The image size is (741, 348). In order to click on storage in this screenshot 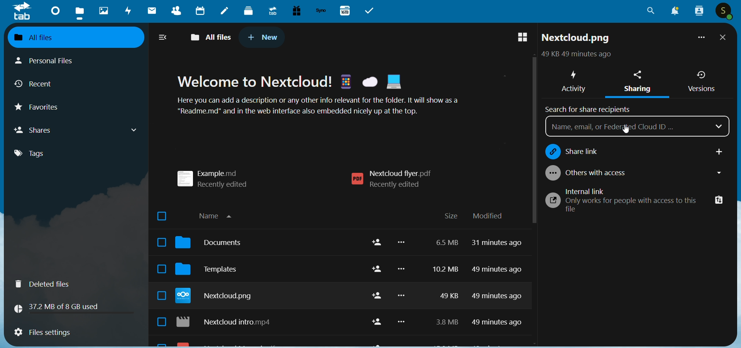, I will do `click(60, 307)`.